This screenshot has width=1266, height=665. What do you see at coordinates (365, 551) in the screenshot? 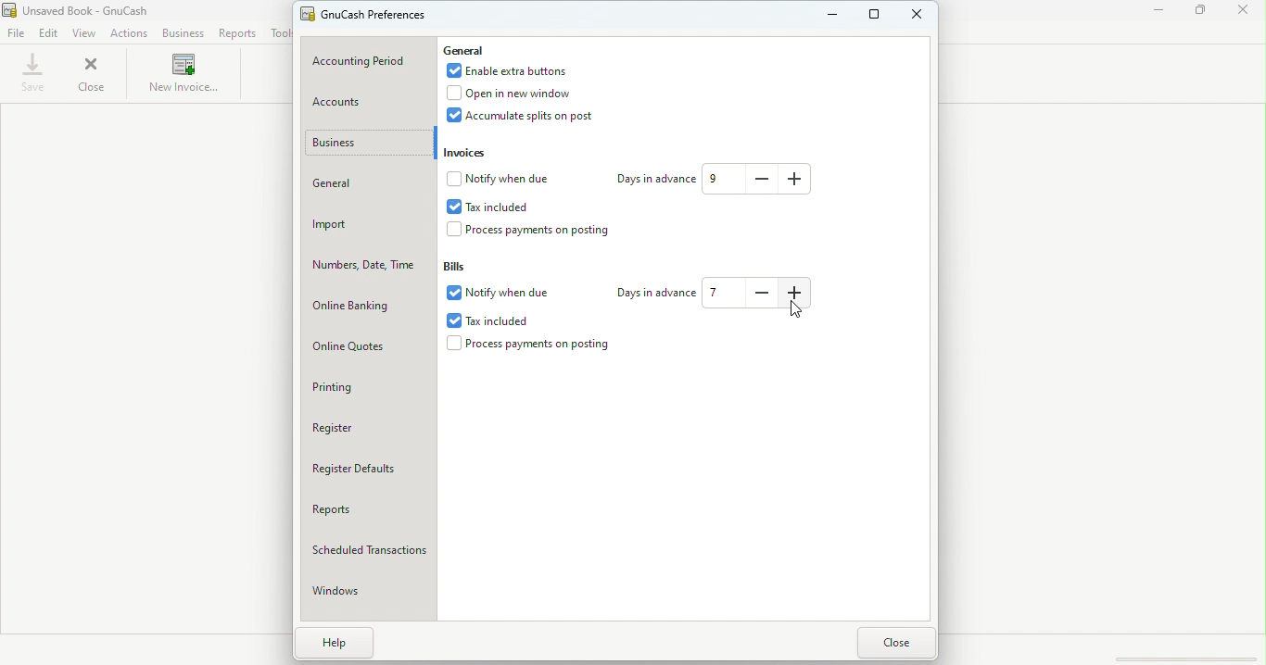
I see `Scheduled transactions` at bounding box center [365, 551].